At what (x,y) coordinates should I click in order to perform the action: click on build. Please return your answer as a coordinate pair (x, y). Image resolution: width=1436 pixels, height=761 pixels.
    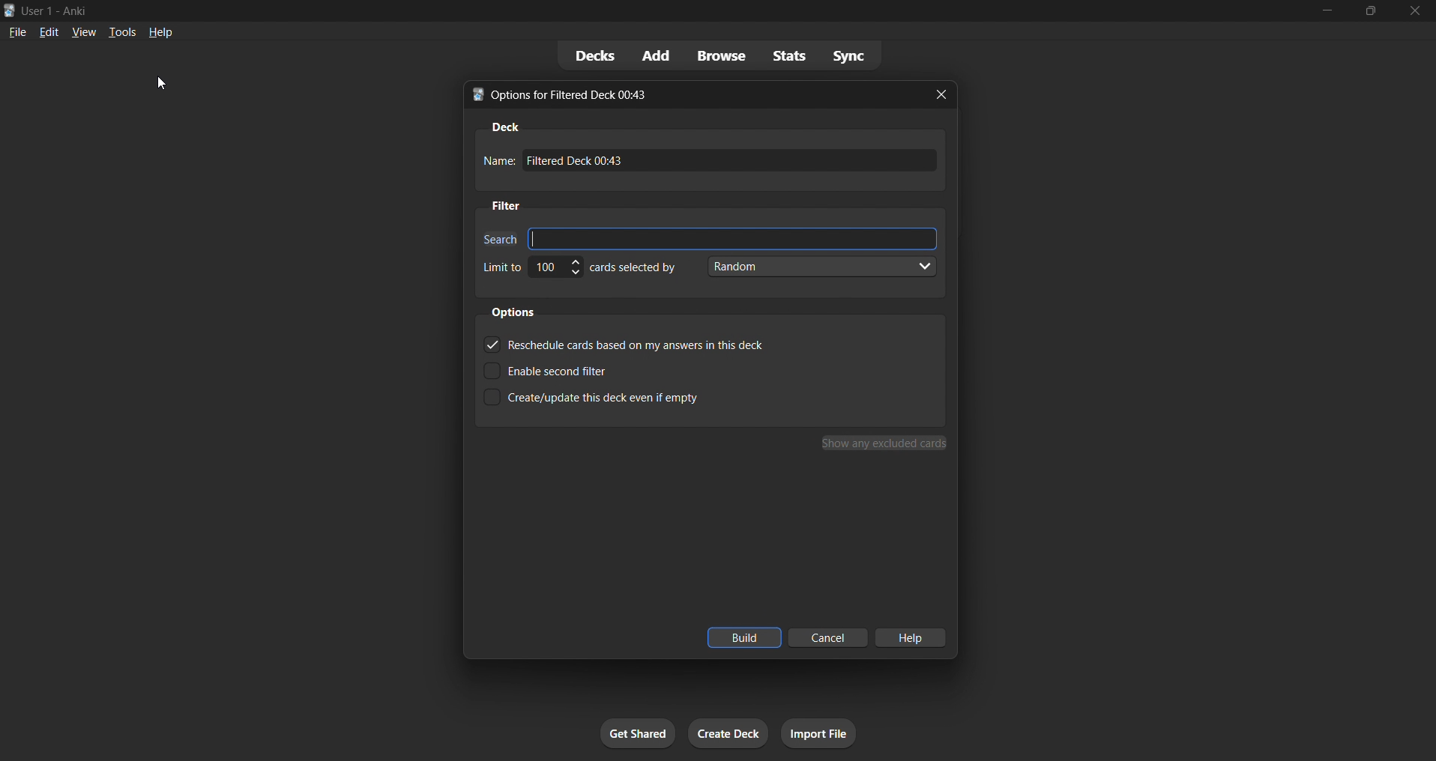
    Looking at the image, I should click on (741, 637).